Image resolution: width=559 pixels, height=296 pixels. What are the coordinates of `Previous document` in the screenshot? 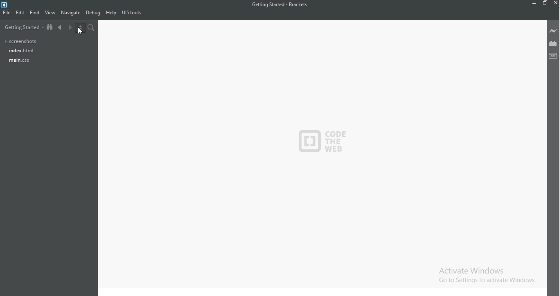 It's located at (61, 29).